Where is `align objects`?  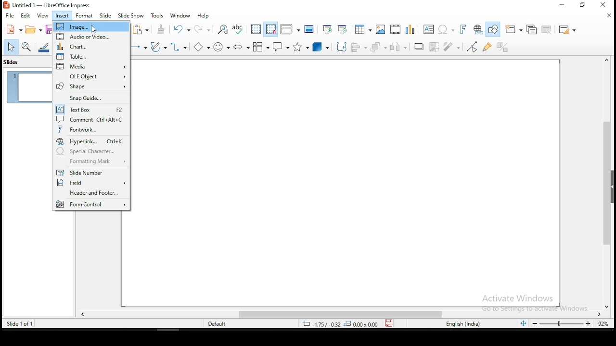
align objects is located at coordinates (359, 46).